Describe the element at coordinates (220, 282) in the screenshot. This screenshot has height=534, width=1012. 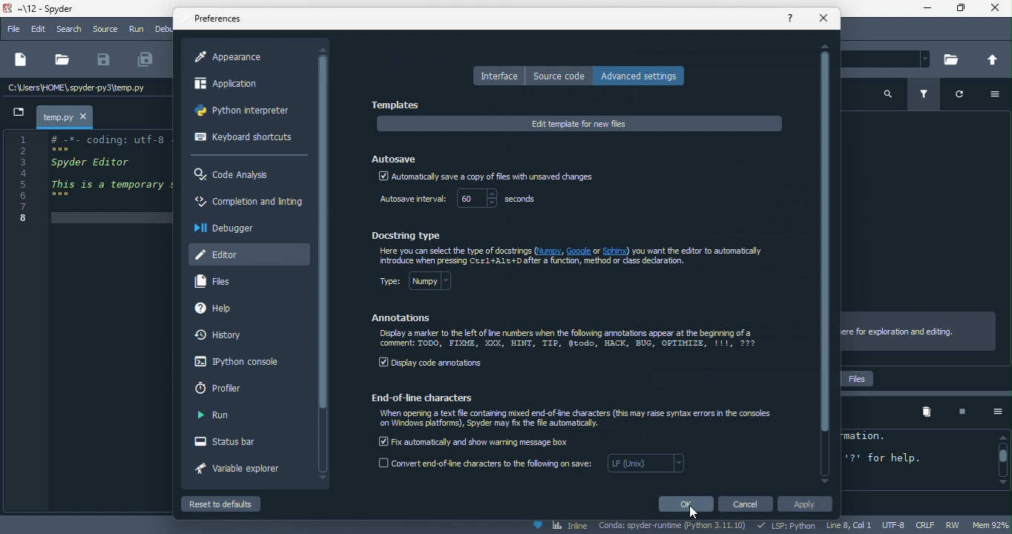
I see `files` at that location.